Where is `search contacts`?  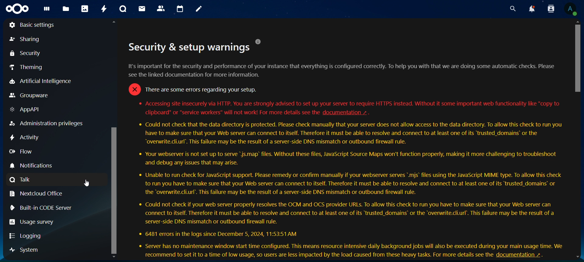
search contacts is located at coordinates (549, 9).